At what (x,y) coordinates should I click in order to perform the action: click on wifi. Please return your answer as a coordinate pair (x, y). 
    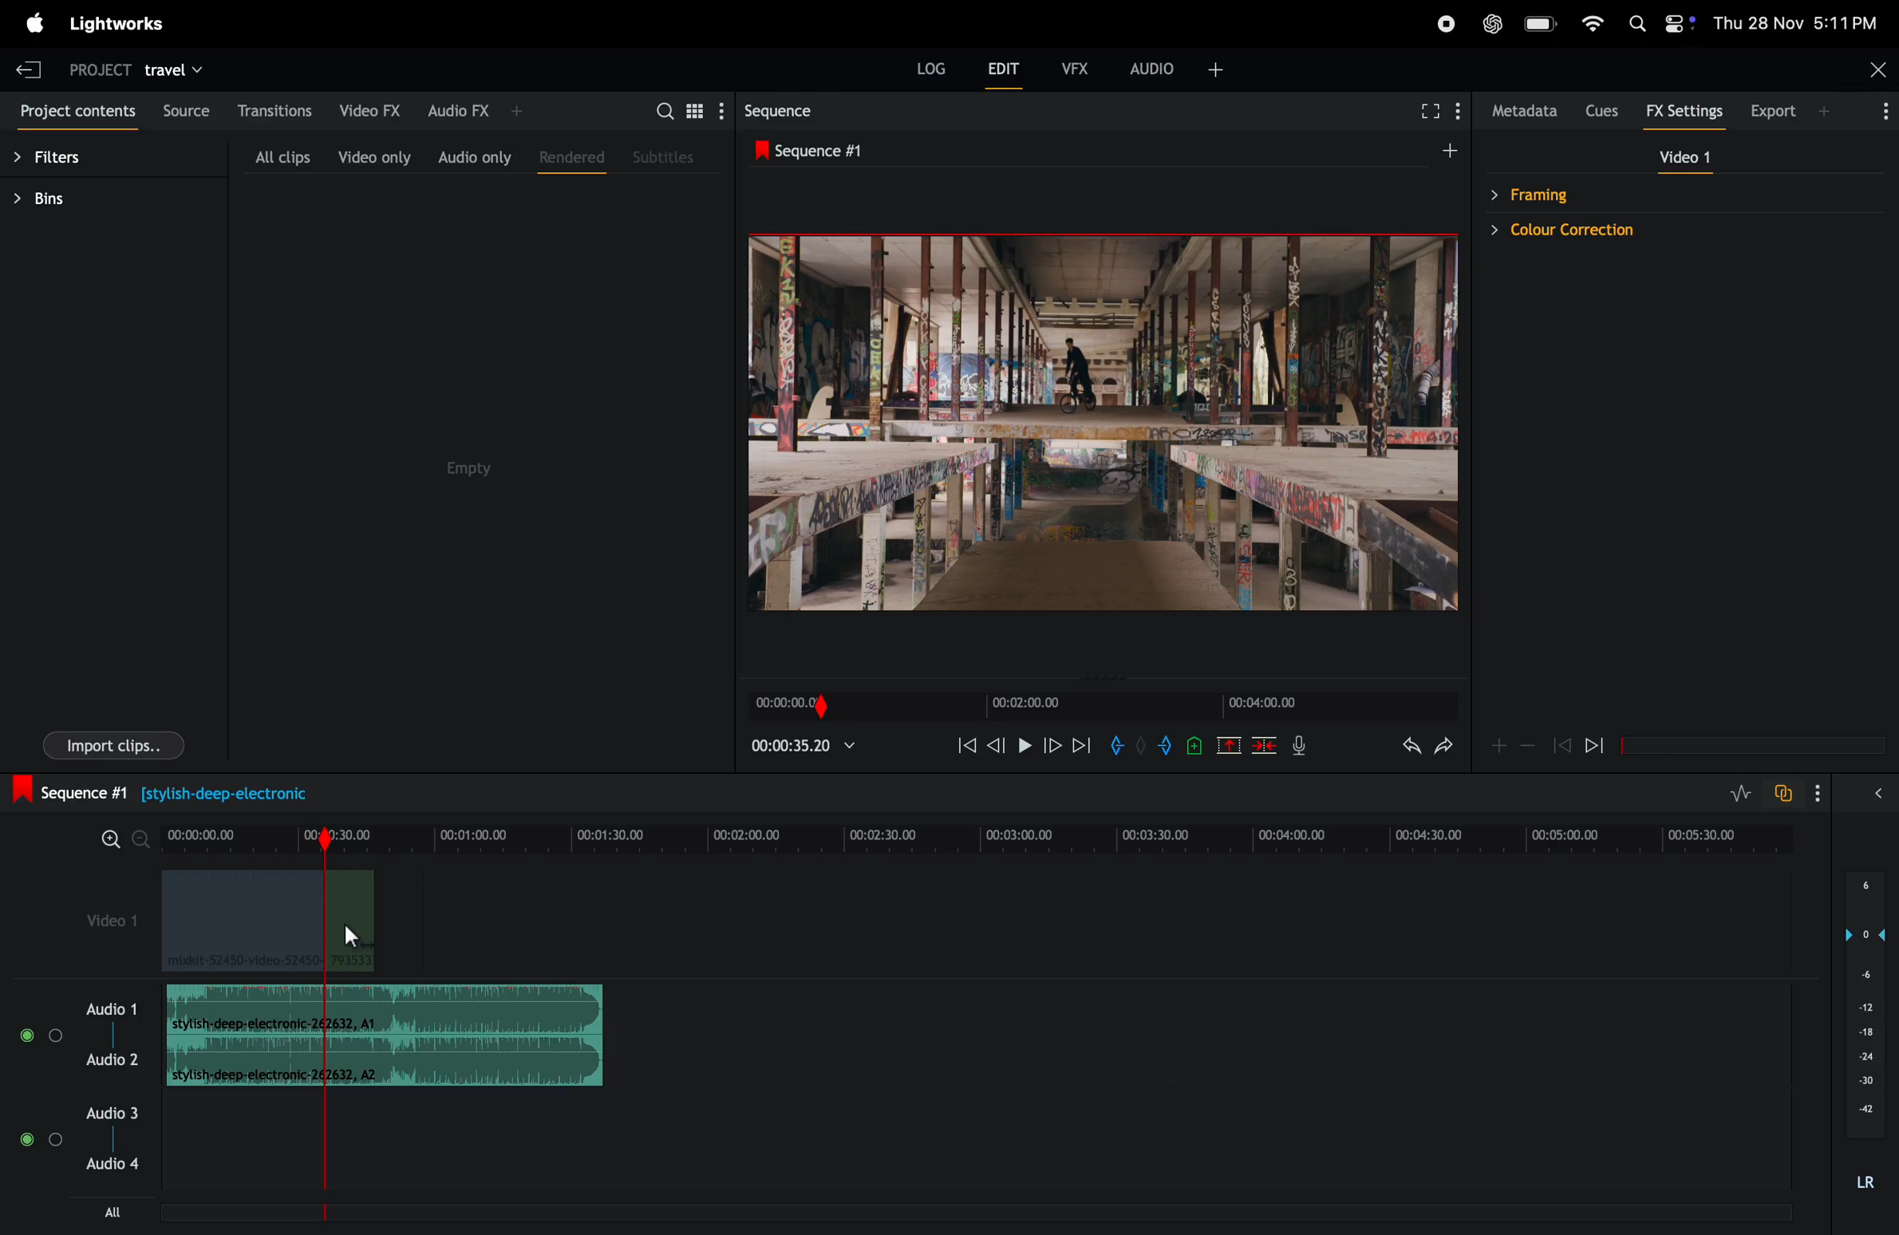
    Looking at the image, I should click on (1593, 22).